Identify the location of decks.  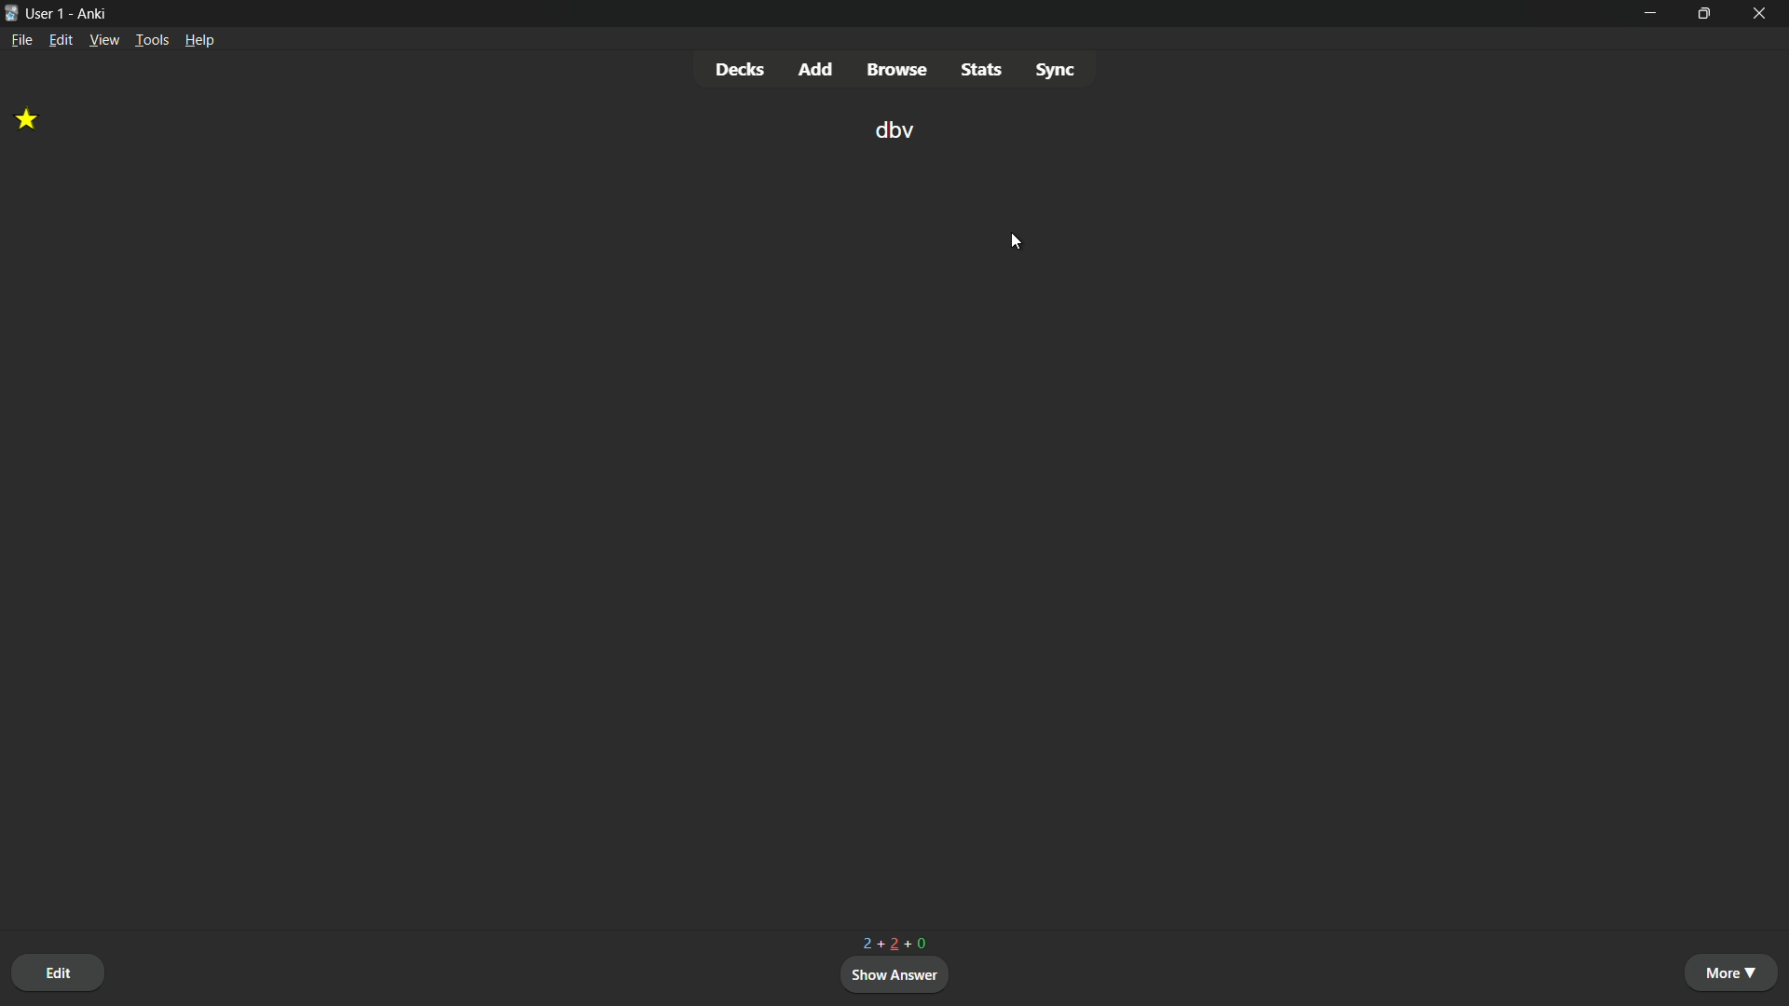
(743, 68).